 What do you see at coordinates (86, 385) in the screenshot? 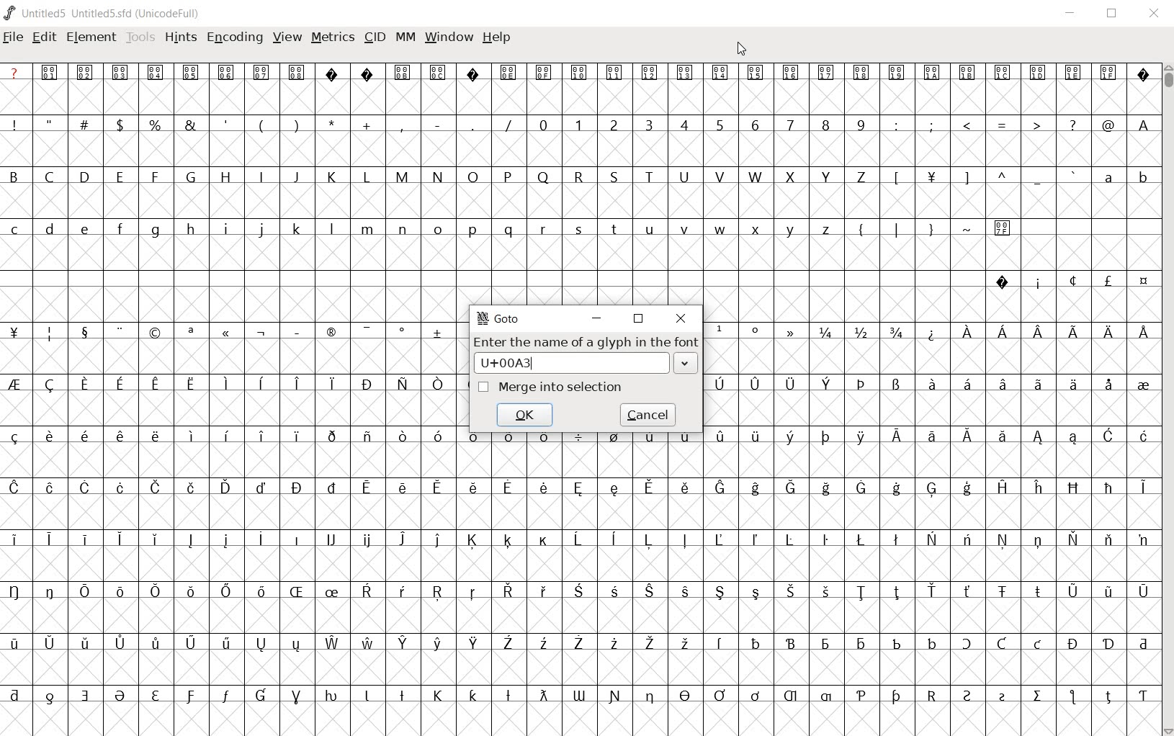
I see `Symbol` at bounding box center [86, 385].